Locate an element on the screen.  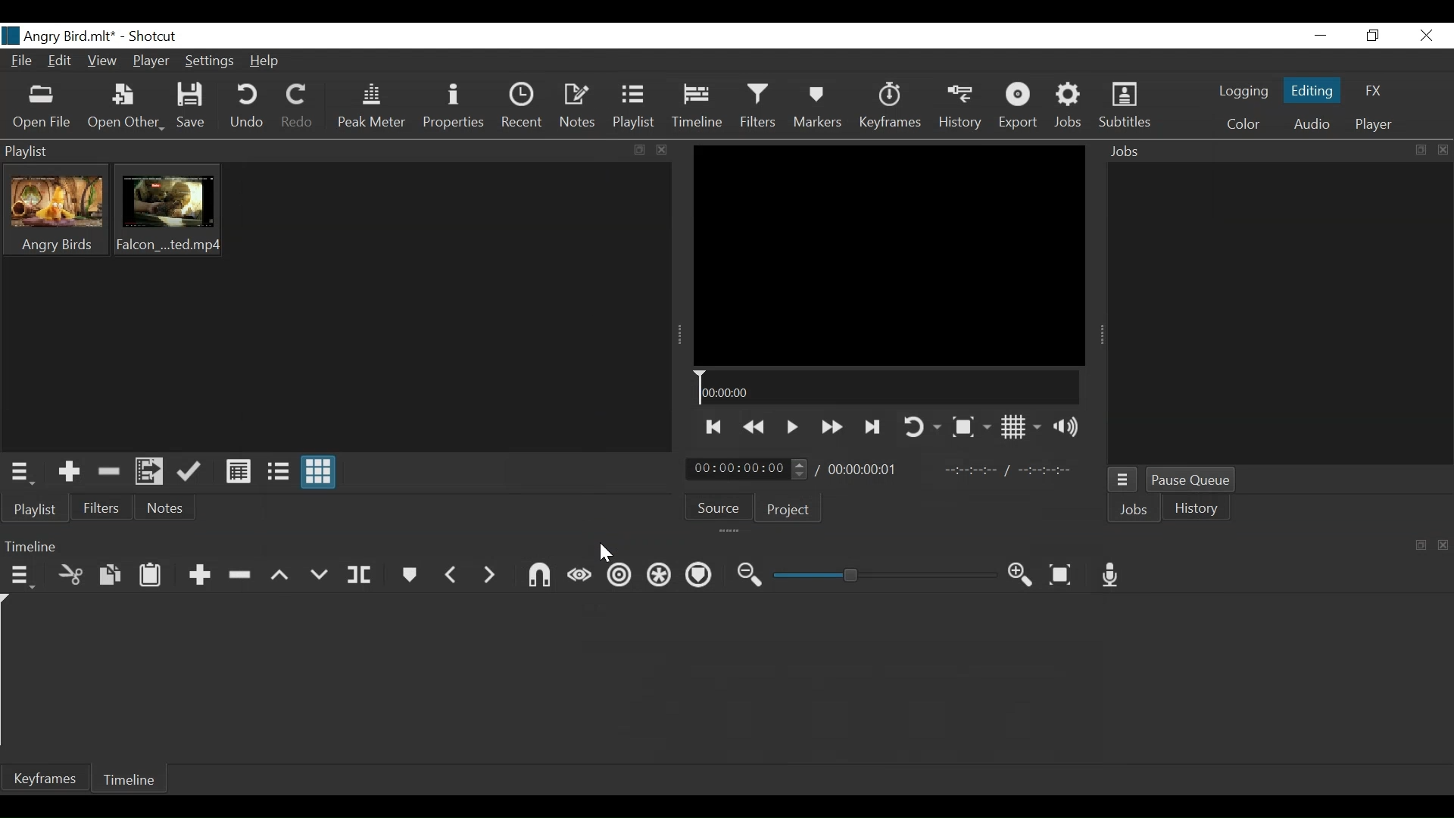
View as icon is located at coordinates (321, 473).